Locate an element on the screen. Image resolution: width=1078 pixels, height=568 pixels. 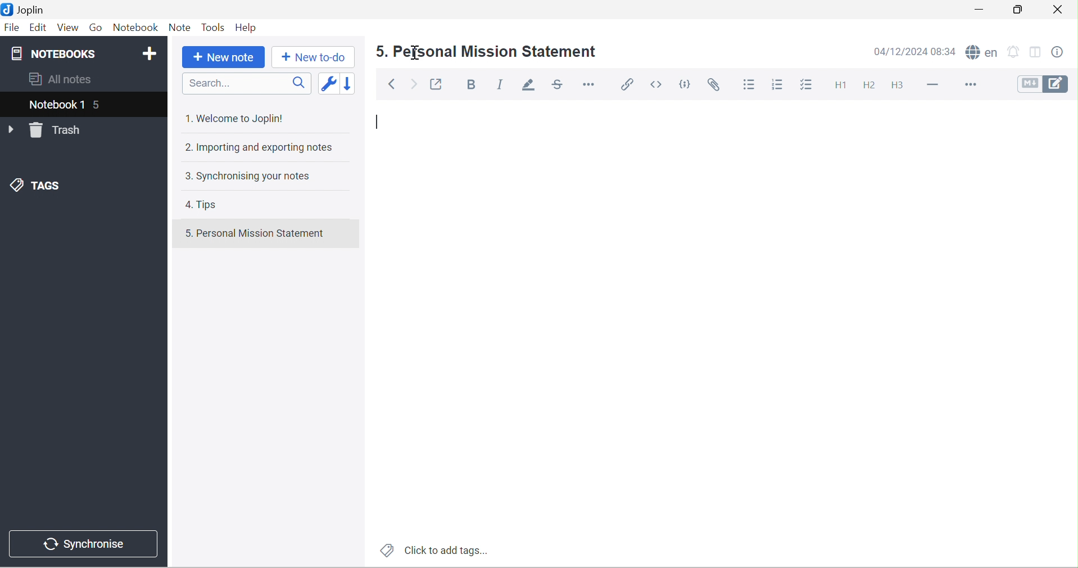
Heading 2 is located at coordinates (871, 85).